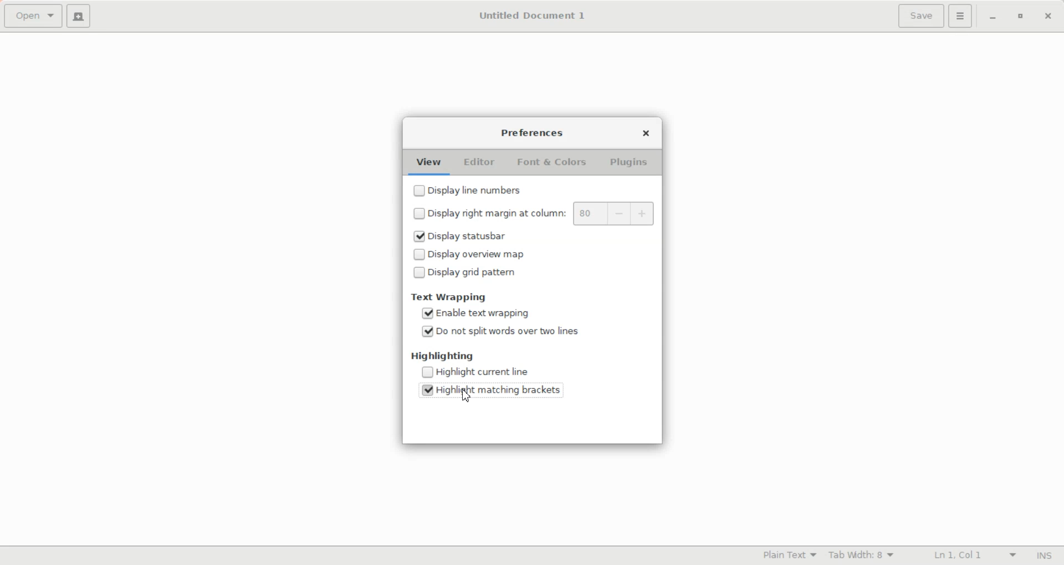 The image size is (1064, 565). I want to click on 80, so click(590, 214).